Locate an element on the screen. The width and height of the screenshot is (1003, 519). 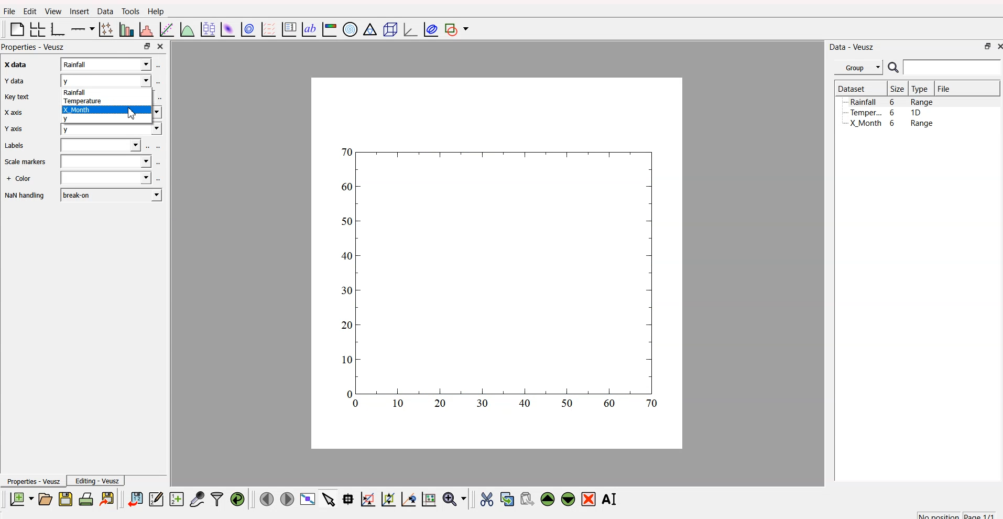
plot a vector field is located at coordinates (267, 30).